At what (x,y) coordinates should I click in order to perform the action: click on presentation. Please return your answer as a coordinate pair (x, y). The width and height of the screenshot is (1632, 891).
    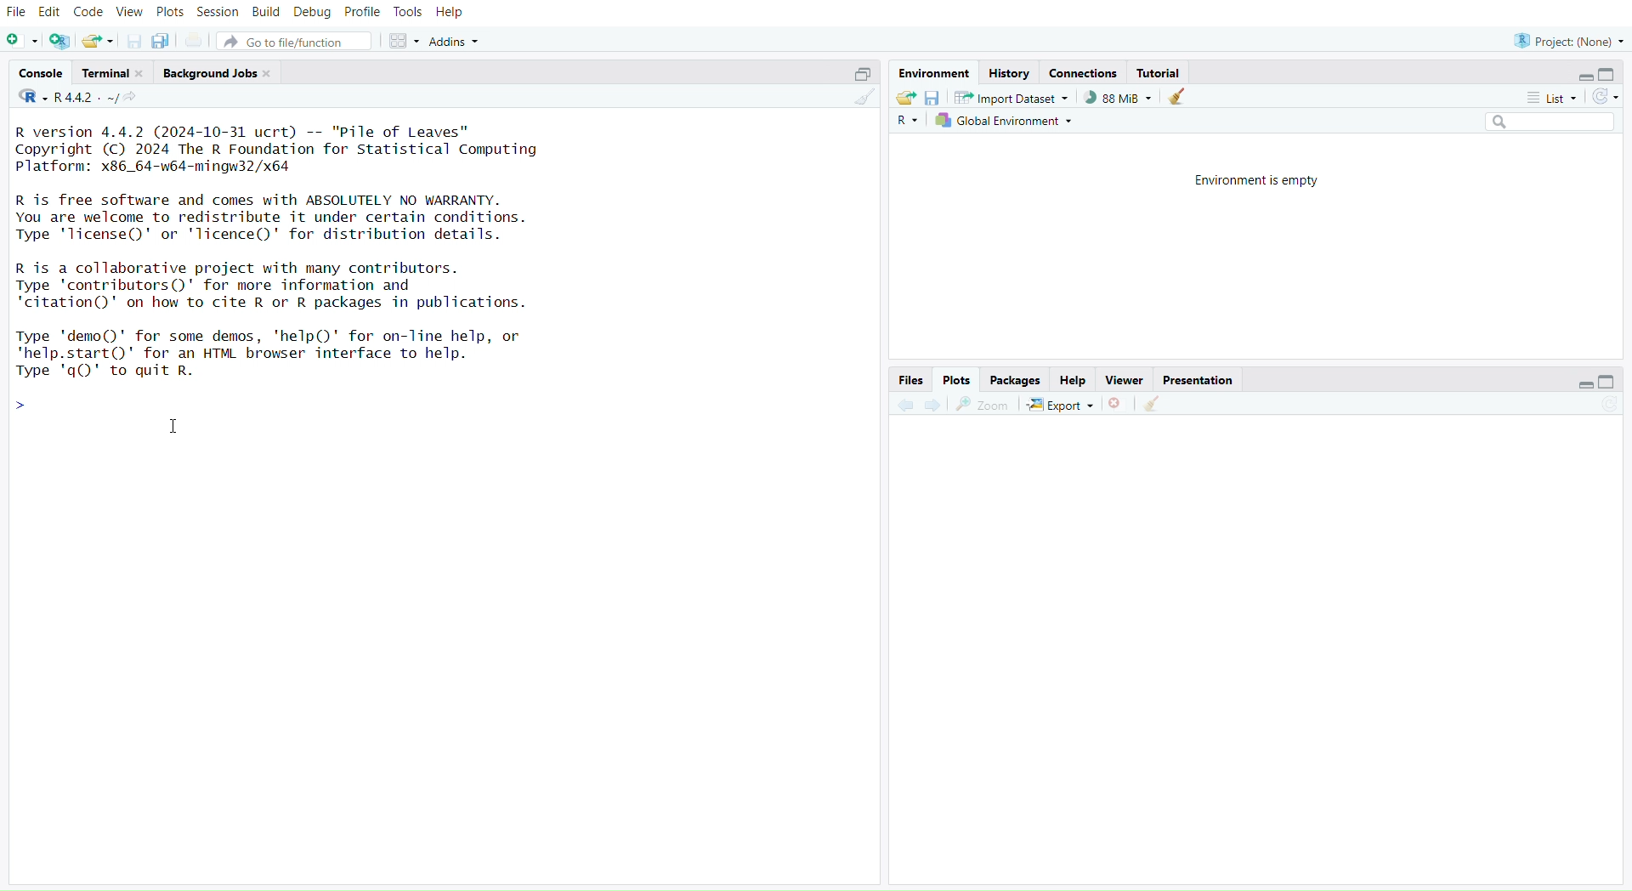
    Looking at the image, I should click on (1198, 381).